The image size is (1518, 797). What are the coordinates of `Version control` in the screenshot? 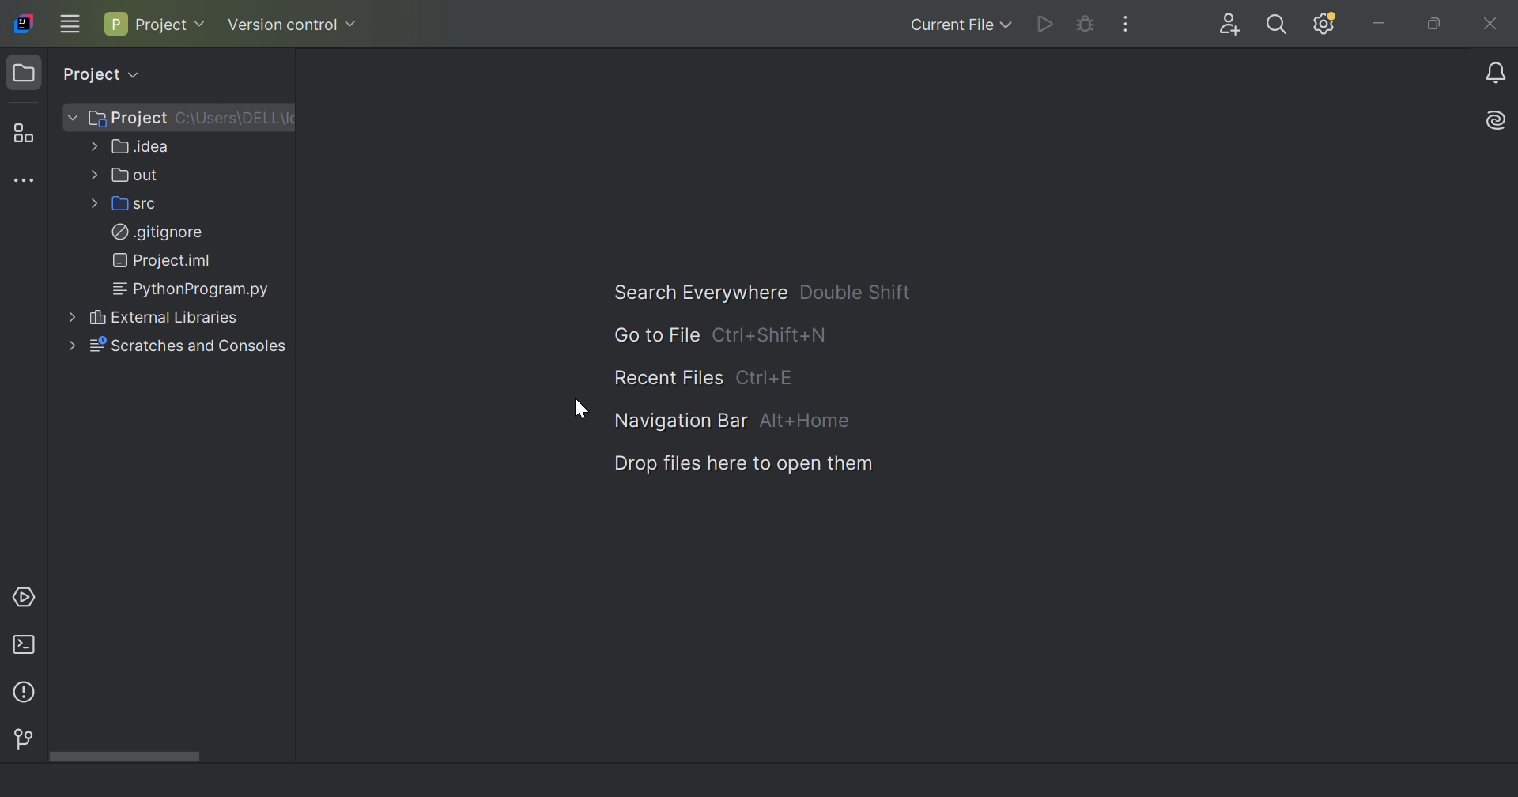 It's located at (20, 737).